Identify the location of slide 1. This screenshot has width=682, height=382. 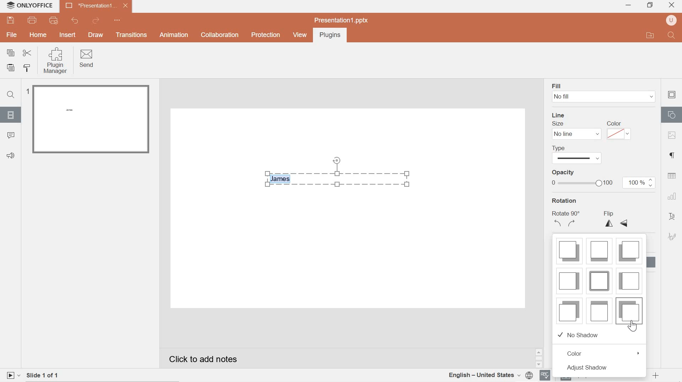
(89, 119).